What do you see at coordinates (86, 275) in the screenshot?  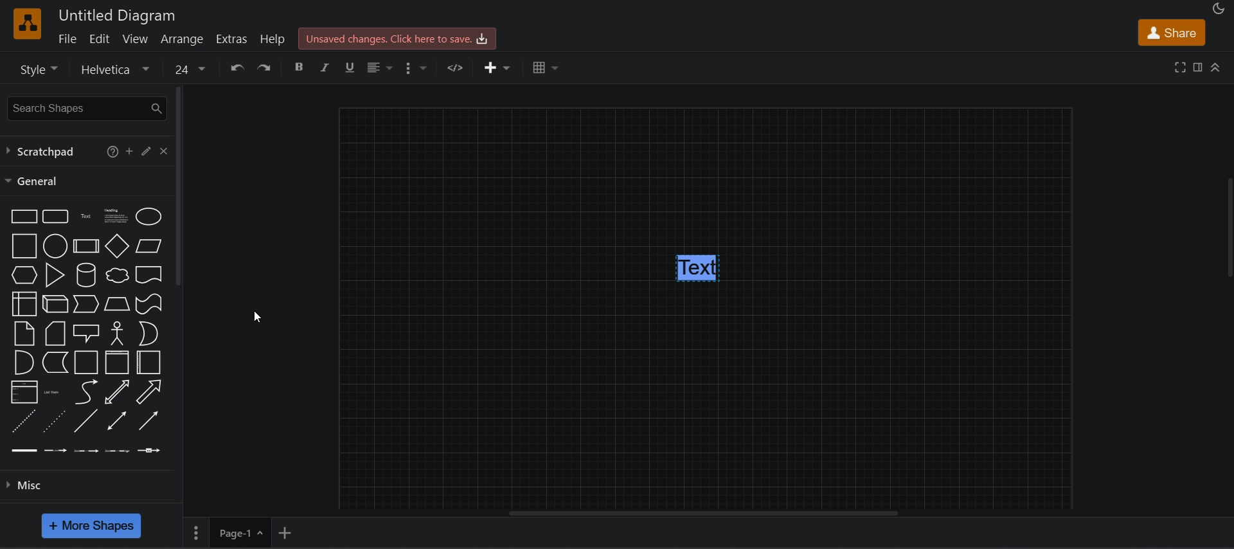 I see `Cylinder` at bounding box center [86, 275].